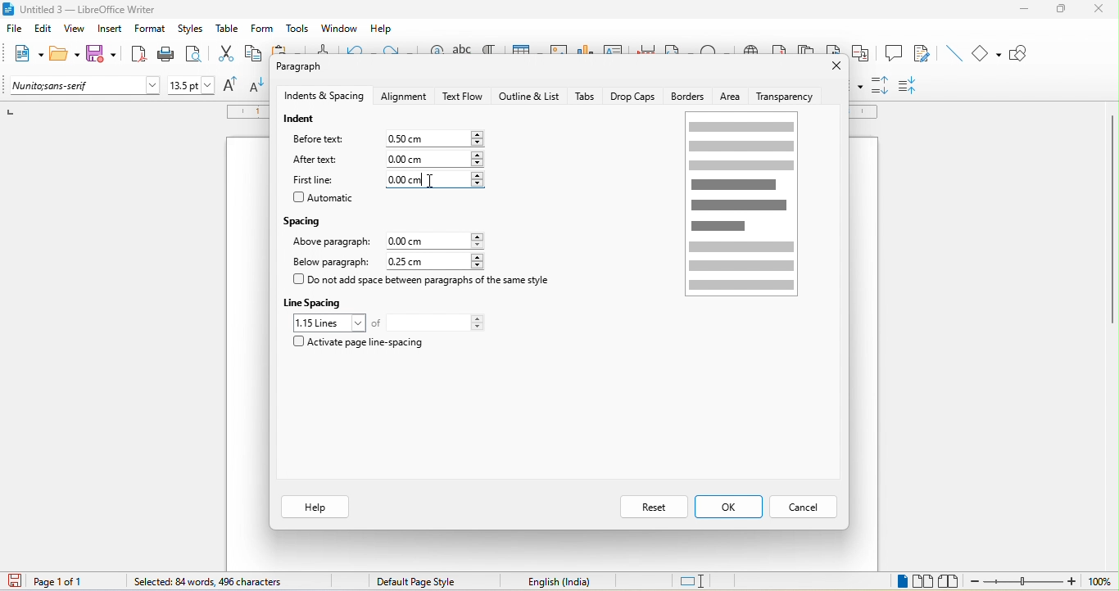 This screenshot has width=1119, height=591. Describe the element at coordinates (478, 180) in the screenshot. I see `increase or decrease` at that location.